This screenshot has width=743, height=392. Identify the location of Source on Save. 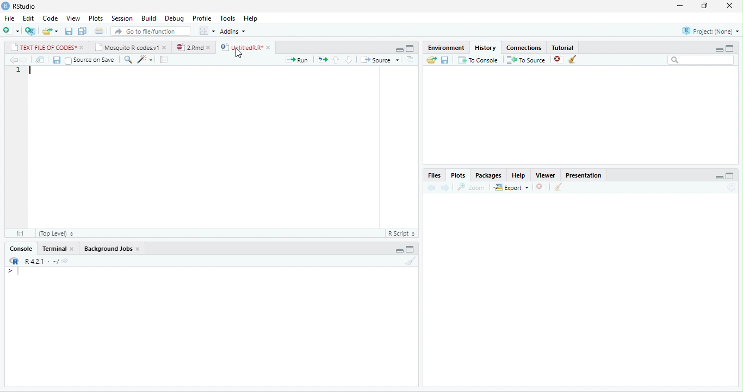
(89, 60).